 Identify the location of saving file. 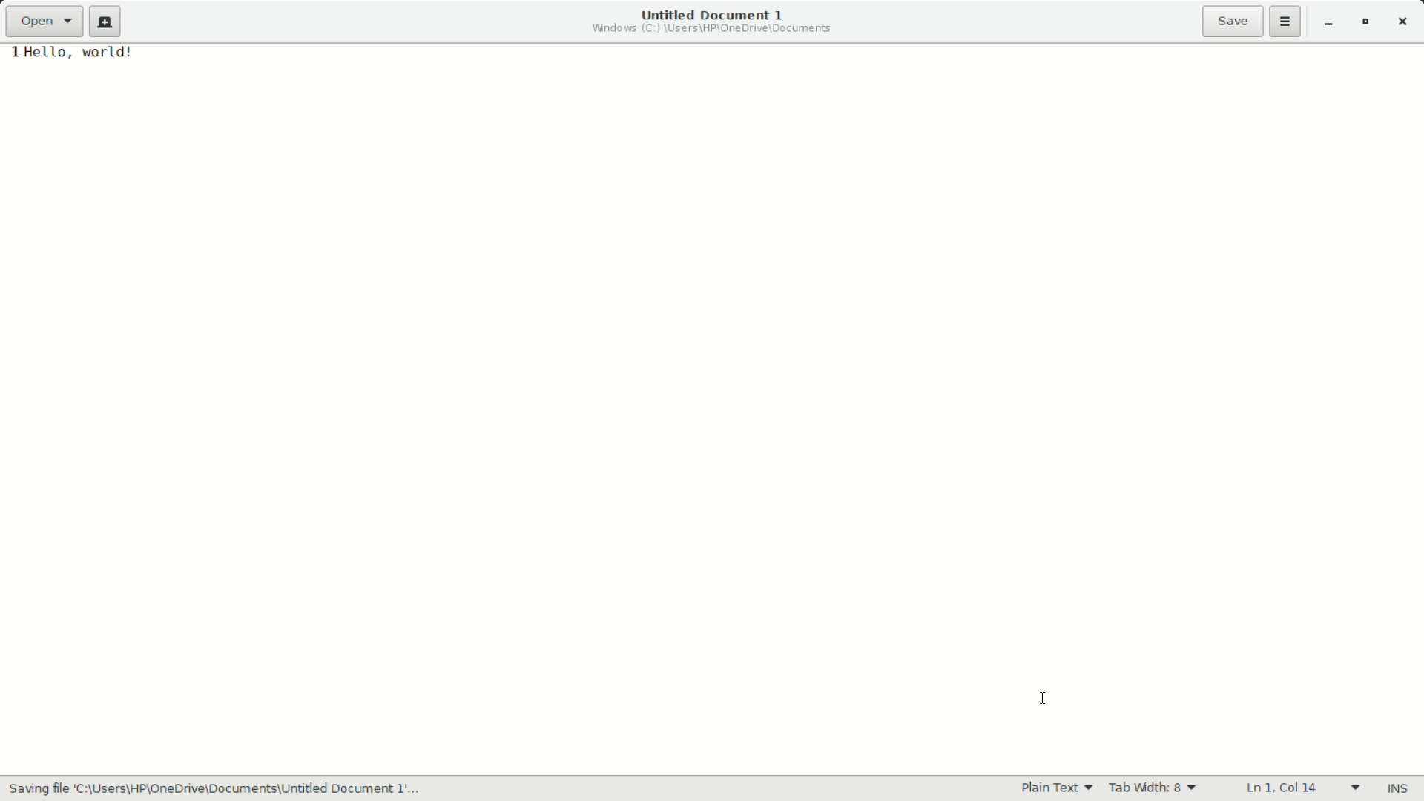
(231, 788).